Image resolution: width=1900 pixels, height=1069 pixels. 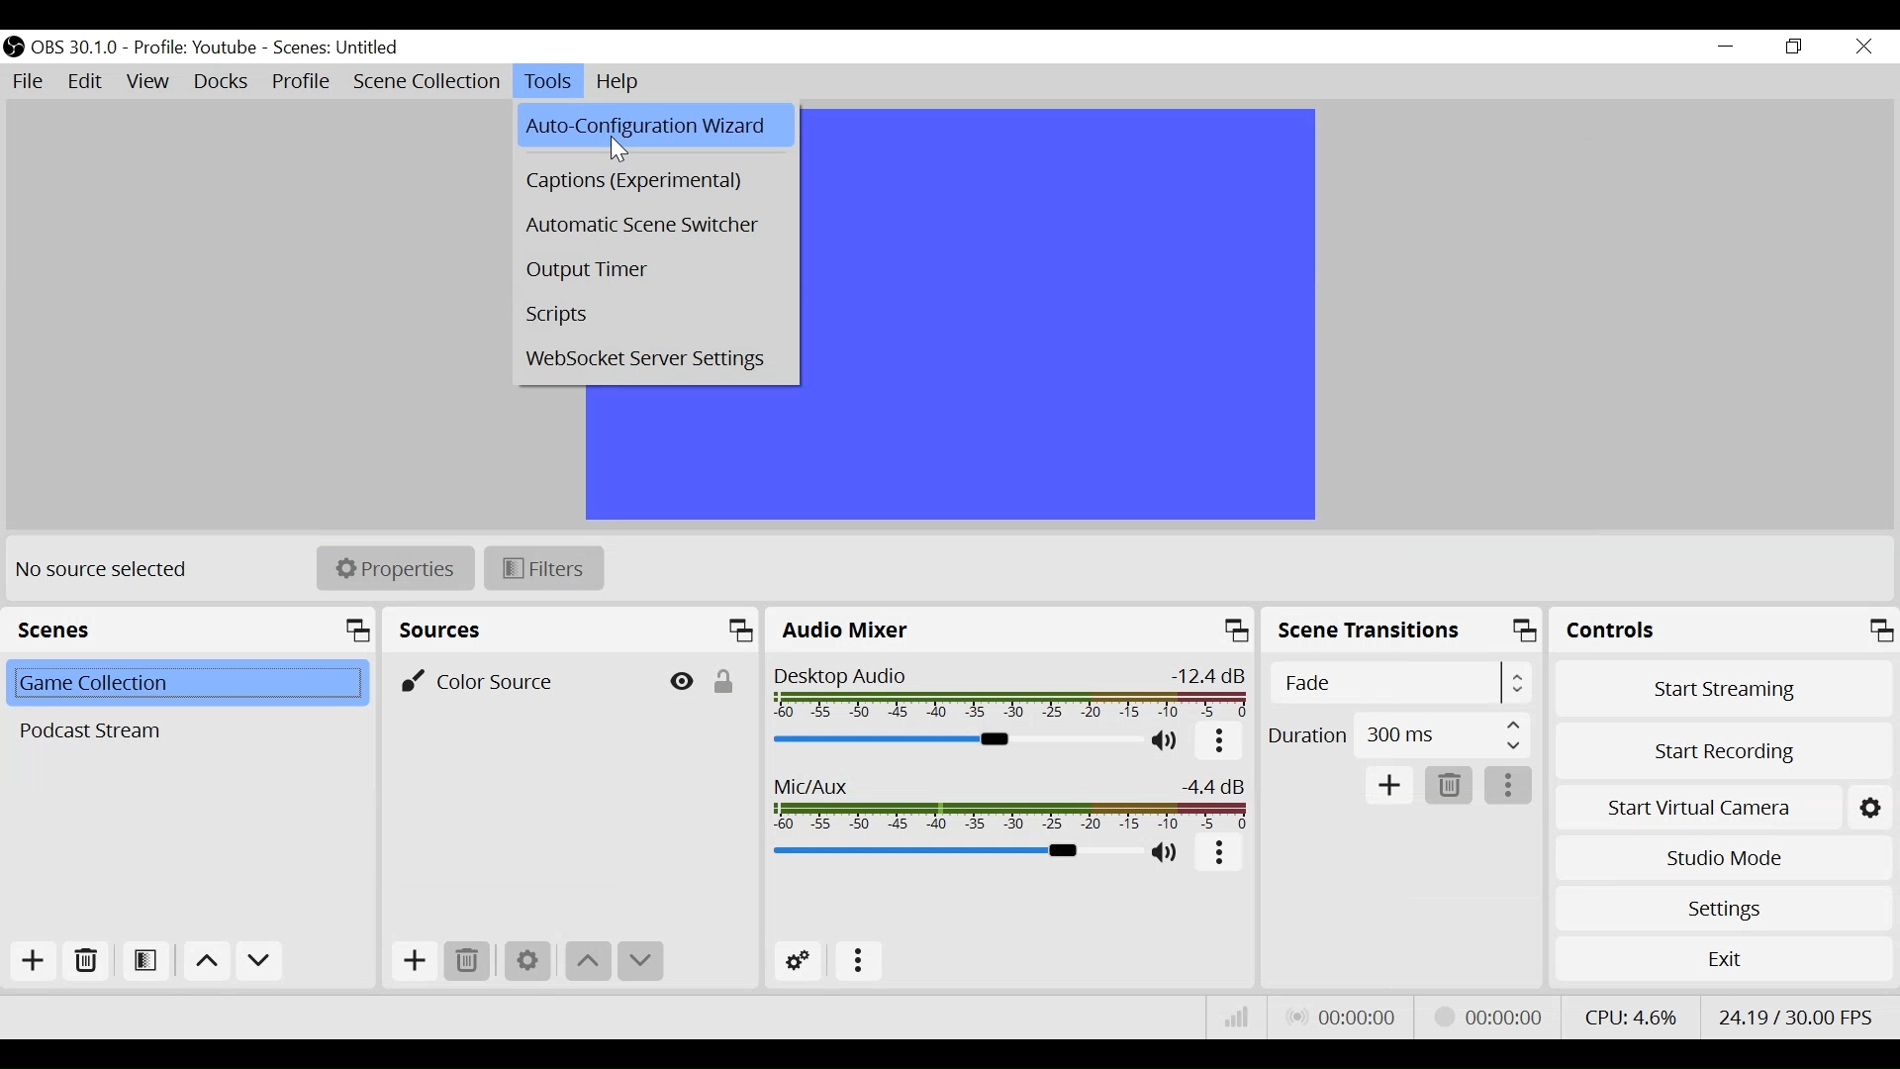 I want to click on more options, so click(x=1509, y=786).